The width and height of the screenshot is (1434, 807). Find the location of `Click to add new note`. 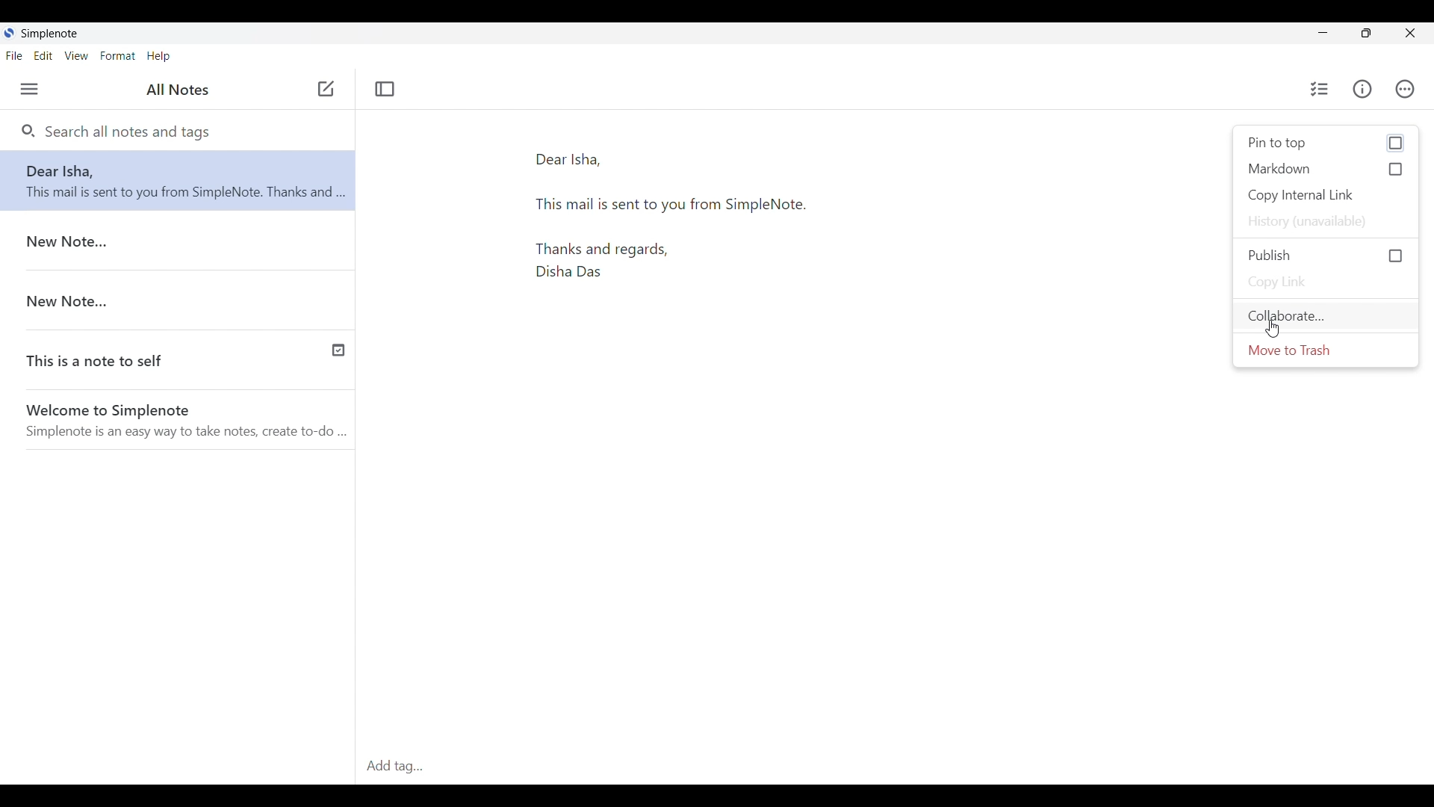

Click to add new note is located at coordinates (325, 89).